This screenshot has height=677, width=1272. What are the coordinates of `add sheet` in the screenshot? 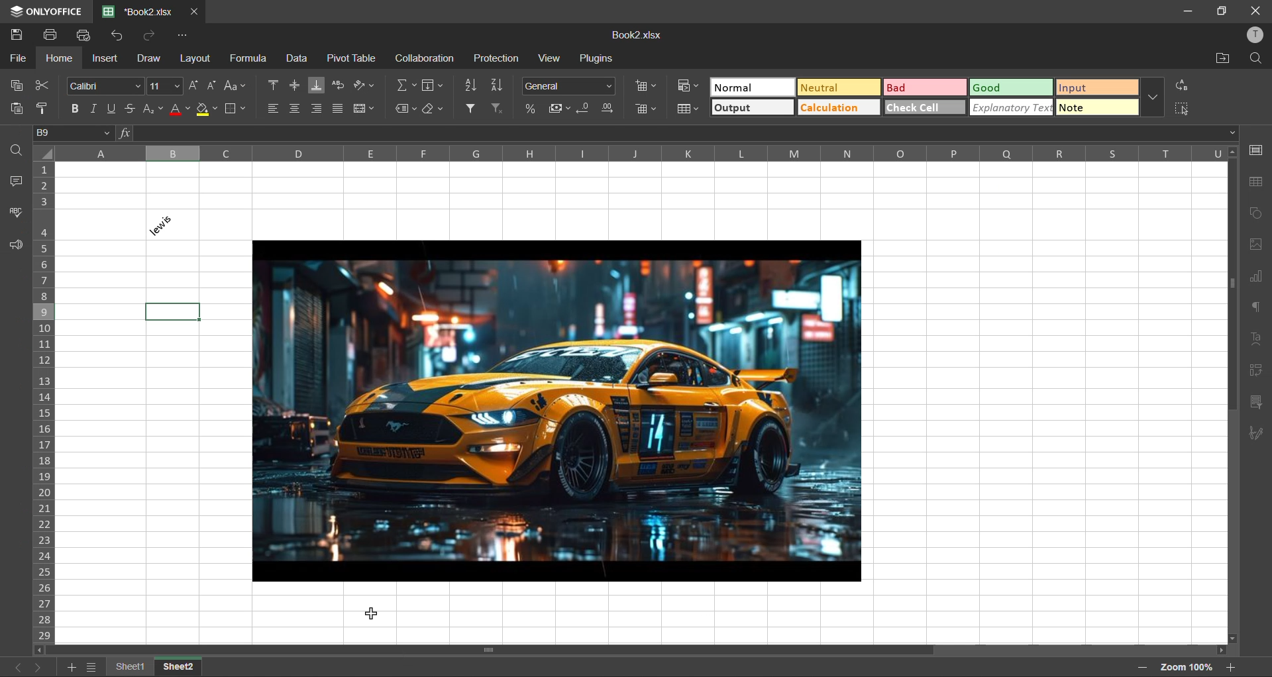 It's located at (71, 668).